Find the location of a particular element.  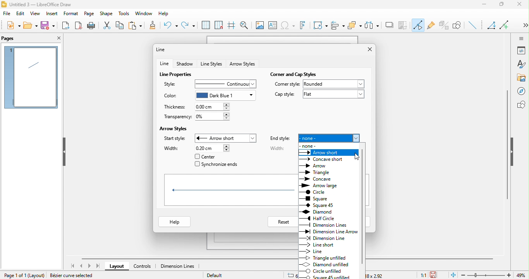

shapes is located at coordinates (521, 105).